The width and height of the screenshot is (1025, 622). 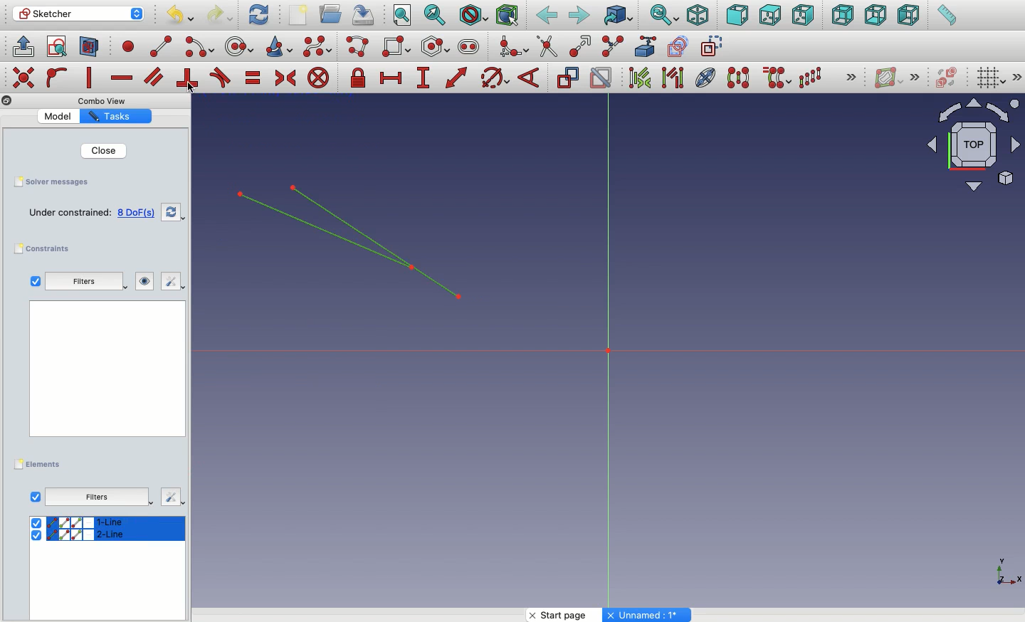 What do you see at coordinates (737, 78) in the screenshot?
I see `Symmetry` at bounding box center [737, 78].